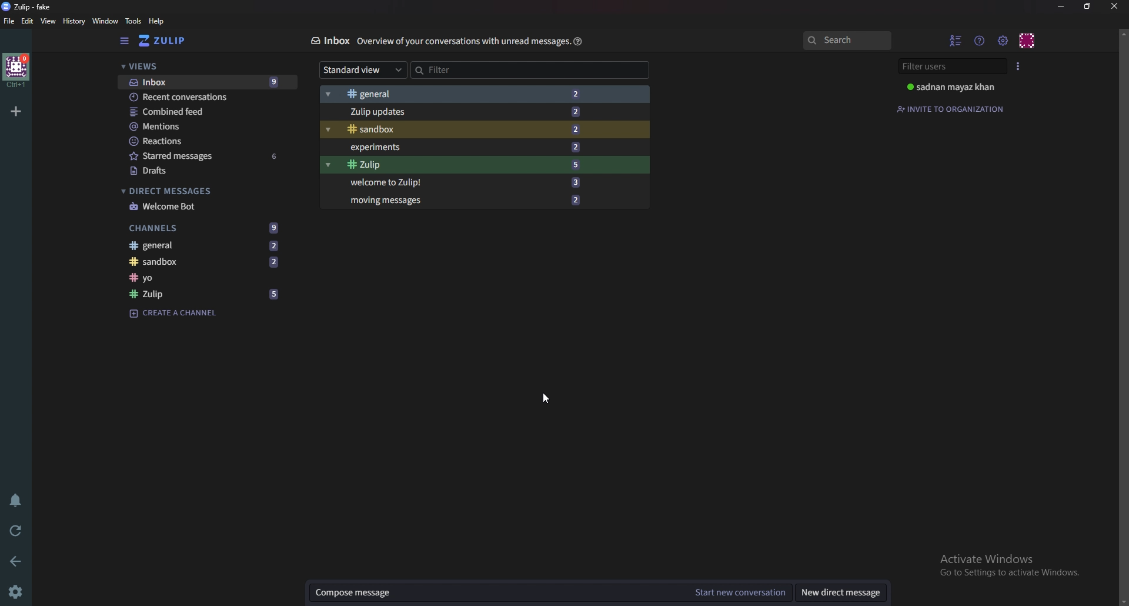  Describe the element at coordinates (483, 70) in the screenshot. I see `Filter` at that location.